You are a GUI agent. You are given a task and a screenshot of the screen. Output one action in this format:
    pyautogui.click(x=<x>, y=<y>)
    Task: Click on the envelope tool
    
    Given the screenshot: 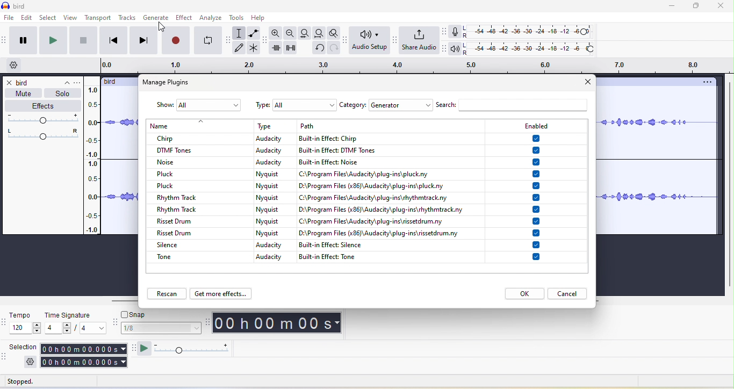 What is the action you would take?
    pyautogui.click(x=255, y=33)
    